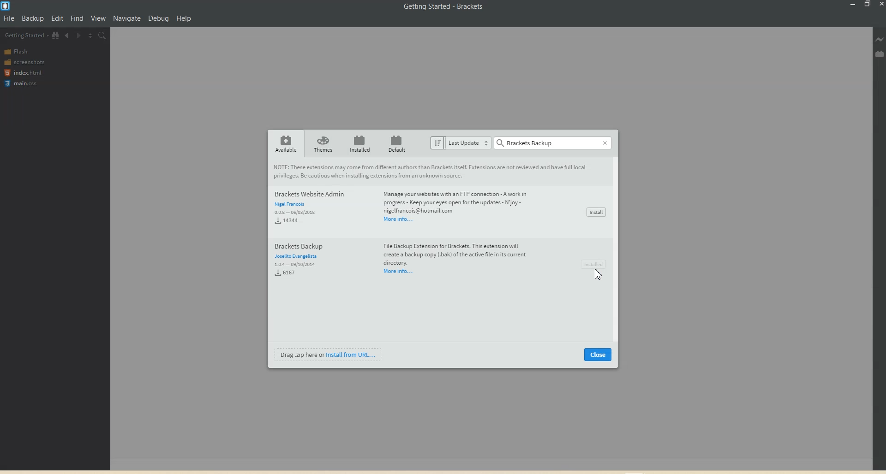 Image resolution: width=886 pixels, height=474 pixels. I want to click on Availablr, so click(286, 143).